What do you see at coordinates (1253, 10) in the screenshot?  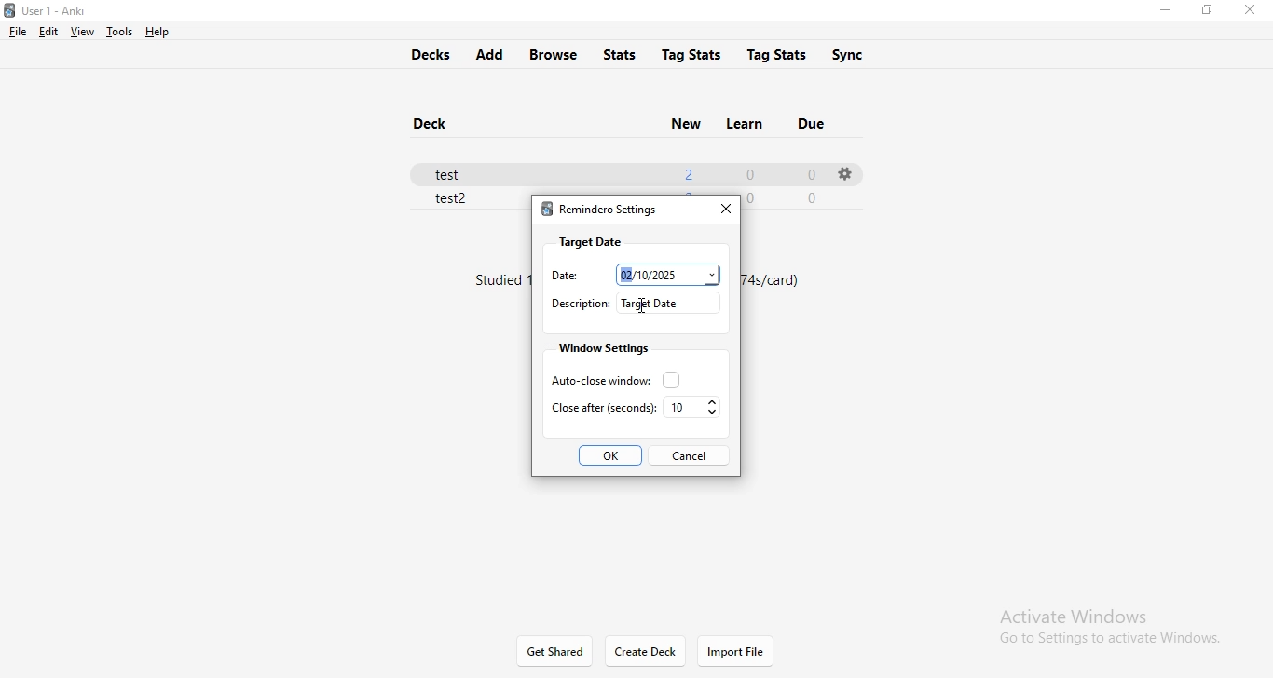 I see `close` at bounding box center [1253, 10].